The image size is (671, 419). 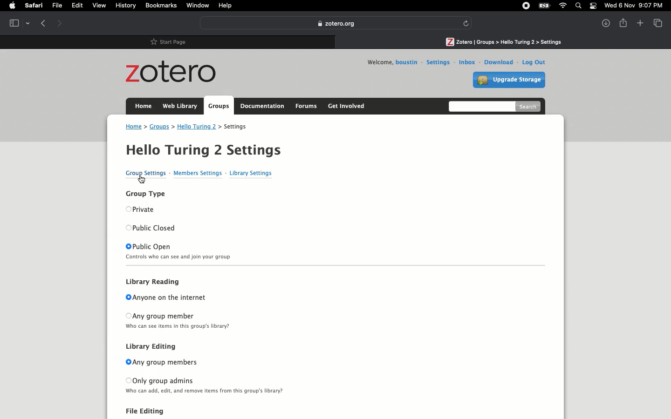 I want to click on Help, so click(x=226, y=6).